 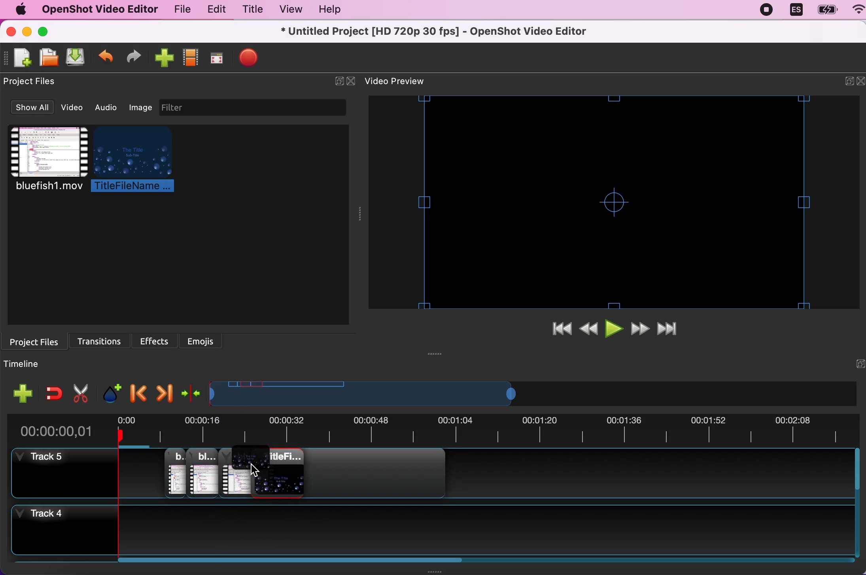 What do you see at coordinates (21, 58) in the screenshot?
I see `new project` at bounding box center [21, 58].